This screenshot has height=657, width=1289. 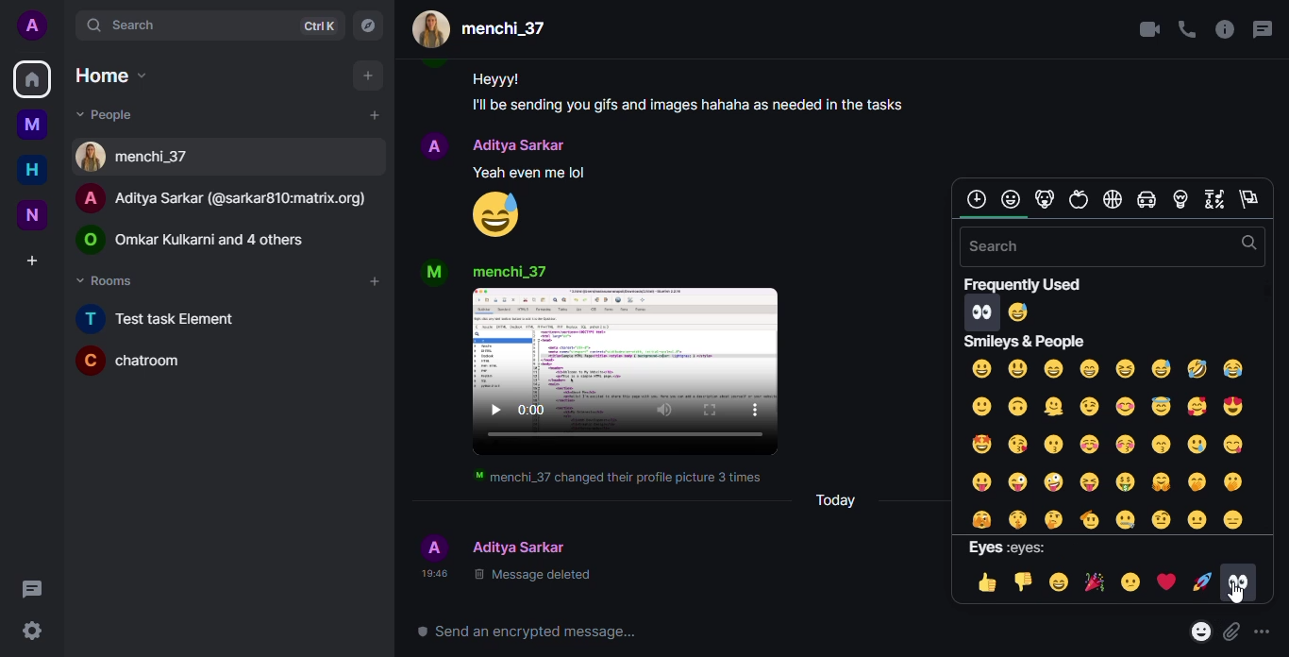 I want to click on navigator, so click(x=367, y=25).